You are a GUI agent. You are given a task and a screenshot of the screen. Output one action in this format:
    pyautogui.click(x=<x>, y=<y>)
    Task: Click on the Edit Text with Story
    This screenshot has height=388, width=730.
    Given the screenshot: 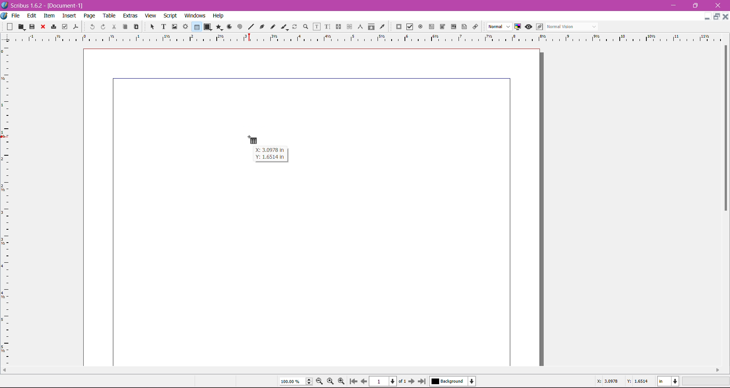 What is the action you would take?
    pyautogui.click(x=327, y=27)
    